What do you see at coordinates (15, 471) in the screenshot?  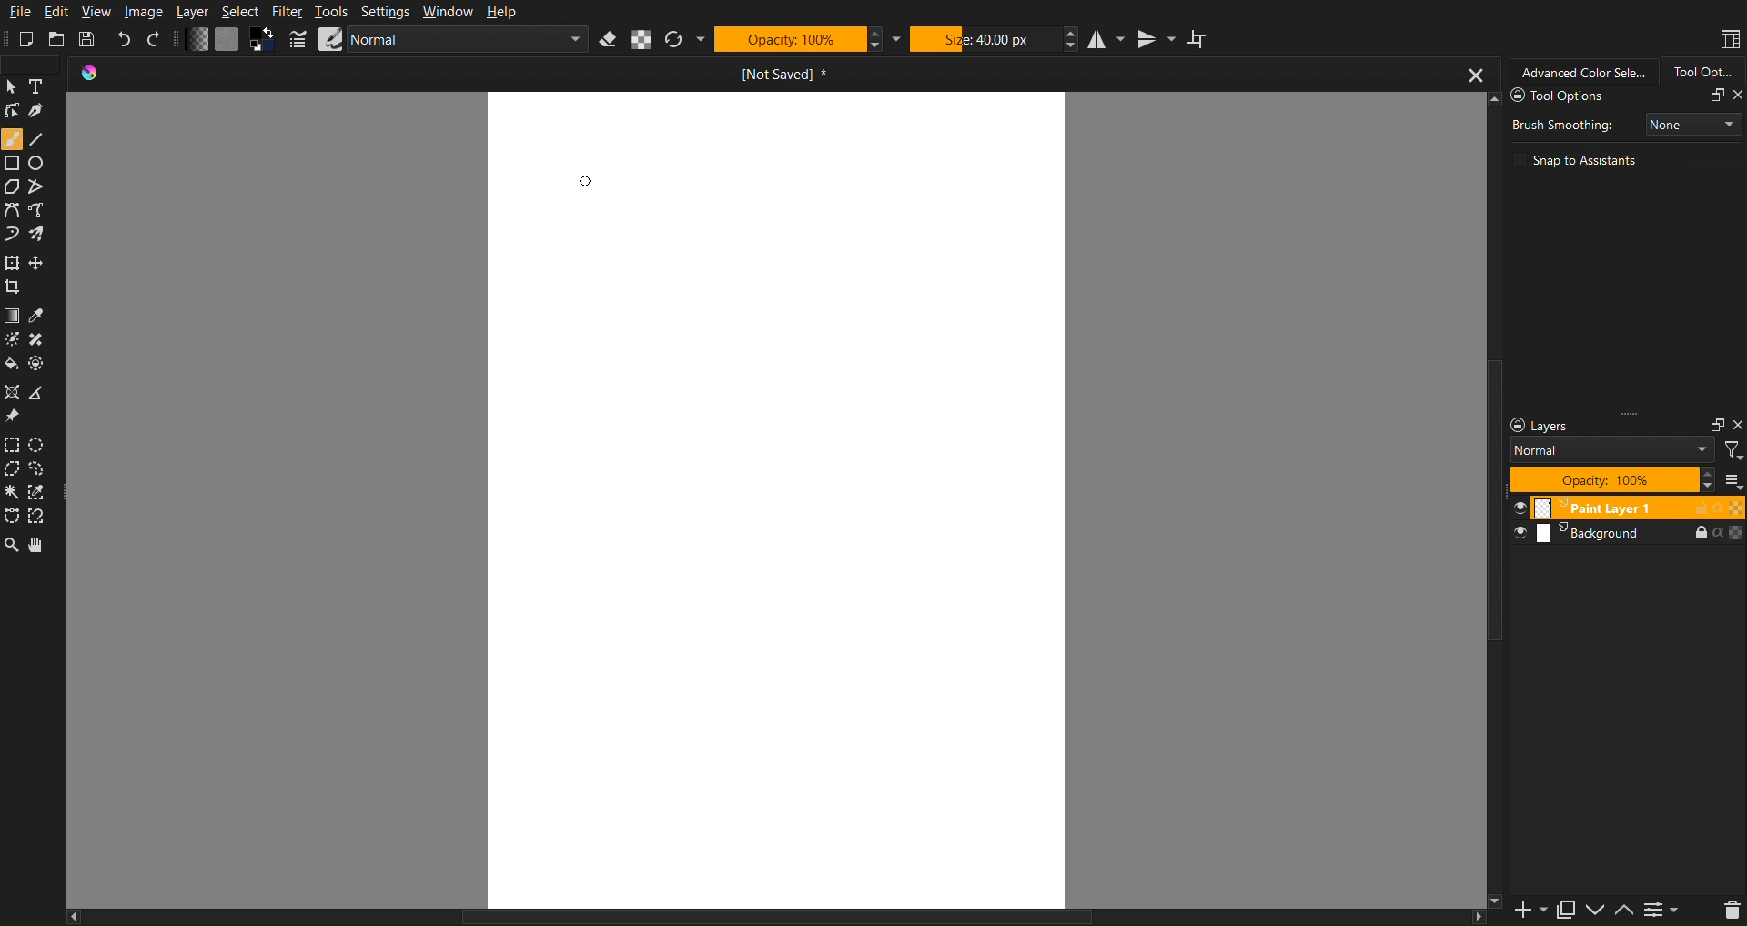 I see `Polygon Marquee Tool` at bounding box center [15, 471].